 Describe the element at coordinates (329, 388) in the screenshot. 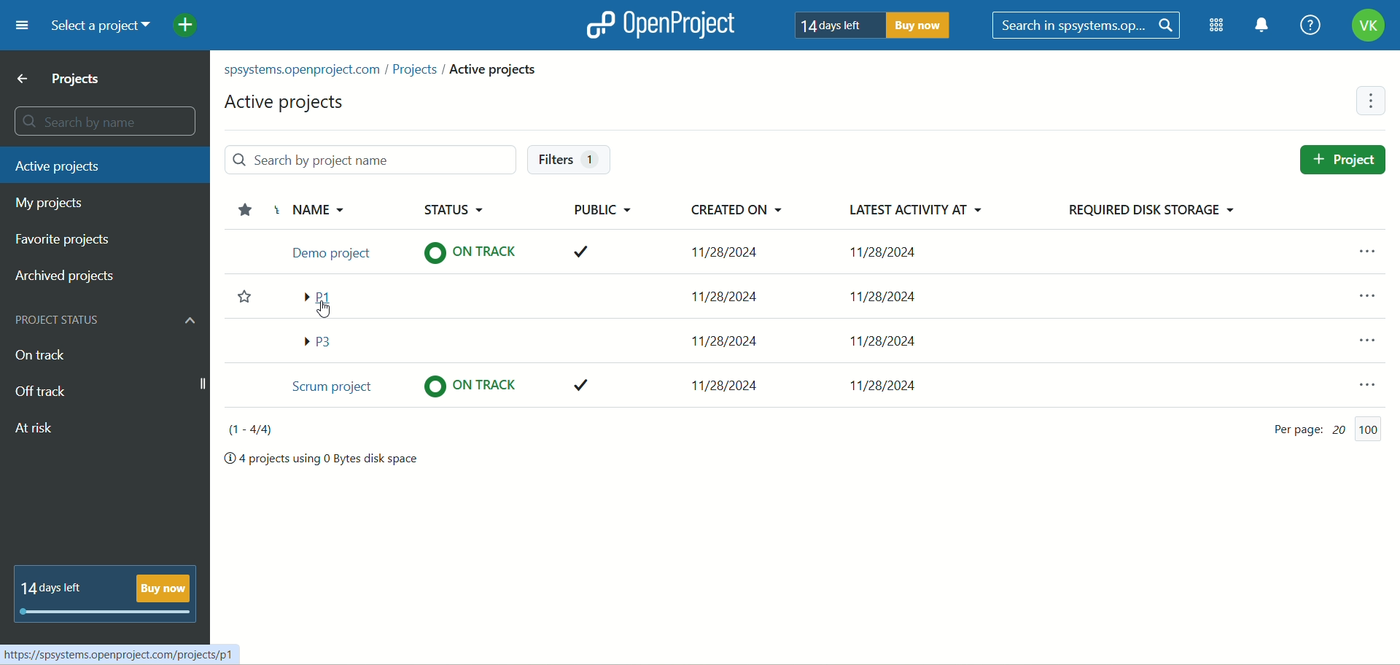

I see `Scrum project` at that location.